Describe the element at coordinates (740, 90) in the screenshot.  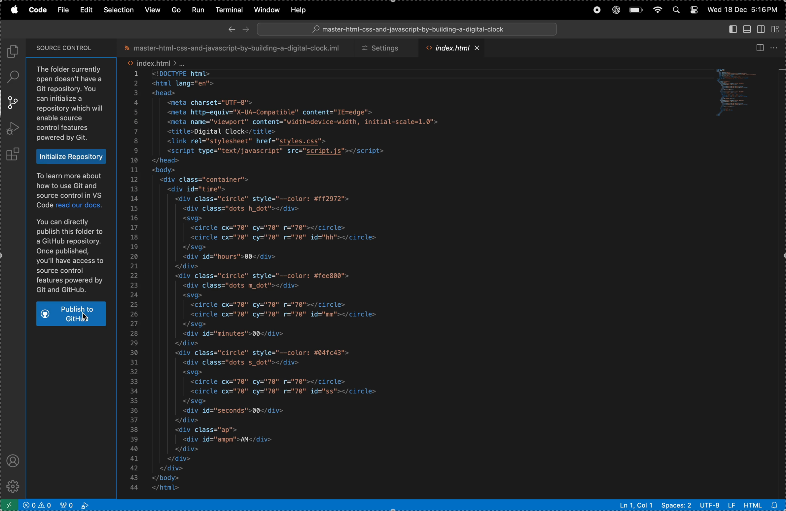
I see `code window` at that location.